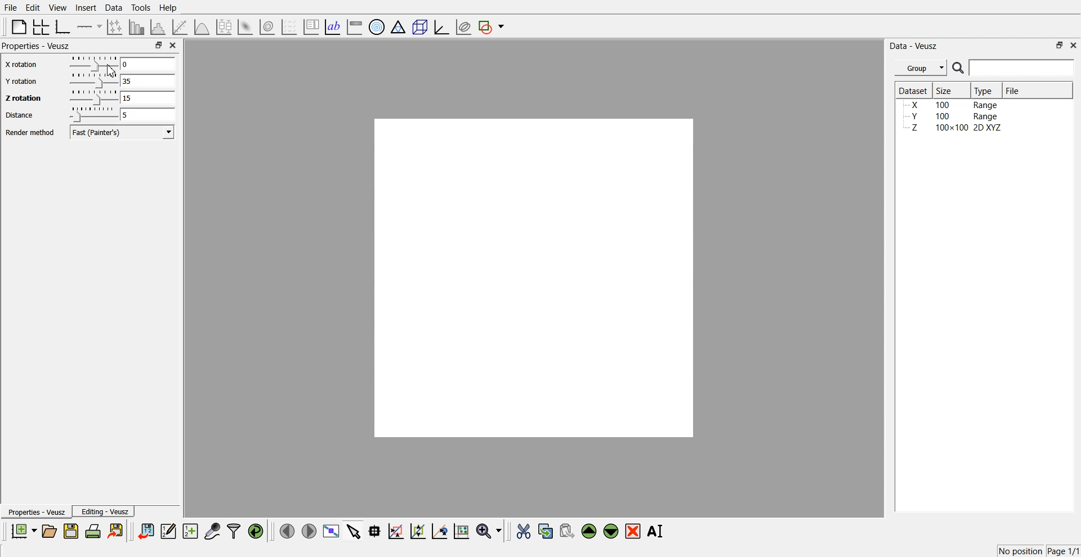 Image resolution: width=1081 pixels, height=557 pixels. I want to click on Data - Veusz, so click(913, 46).